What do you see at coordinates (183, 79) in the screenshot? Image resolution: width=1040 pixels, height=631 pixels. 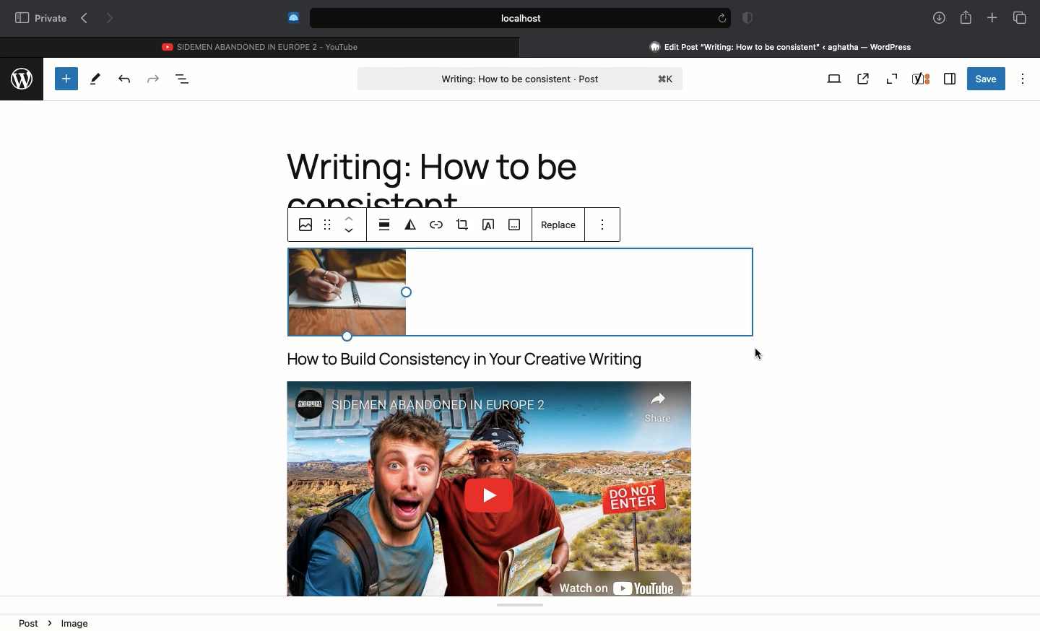 I see `Document overview` at bounding box center [183, 79].